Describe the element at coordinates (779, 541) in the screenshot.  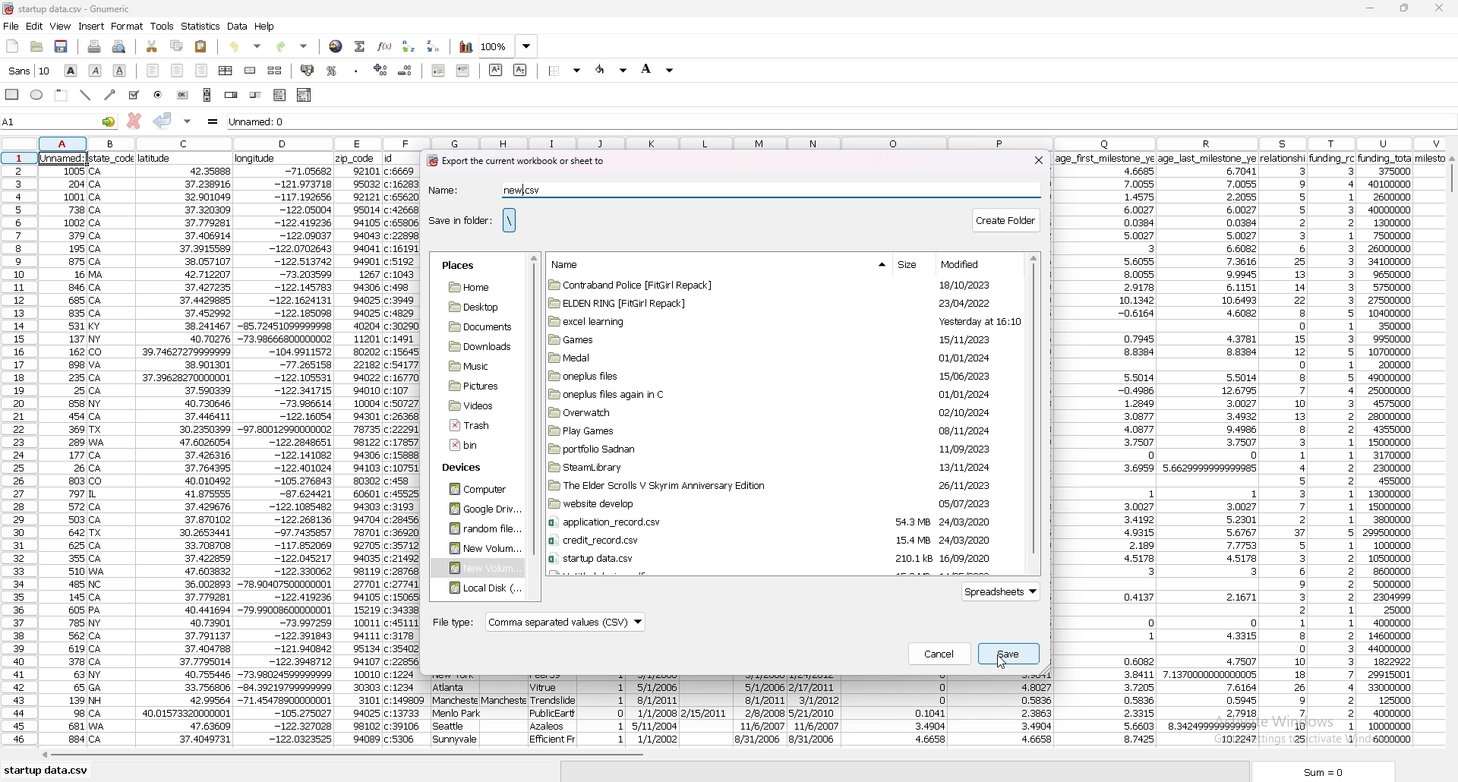
I see `folder` at that location.